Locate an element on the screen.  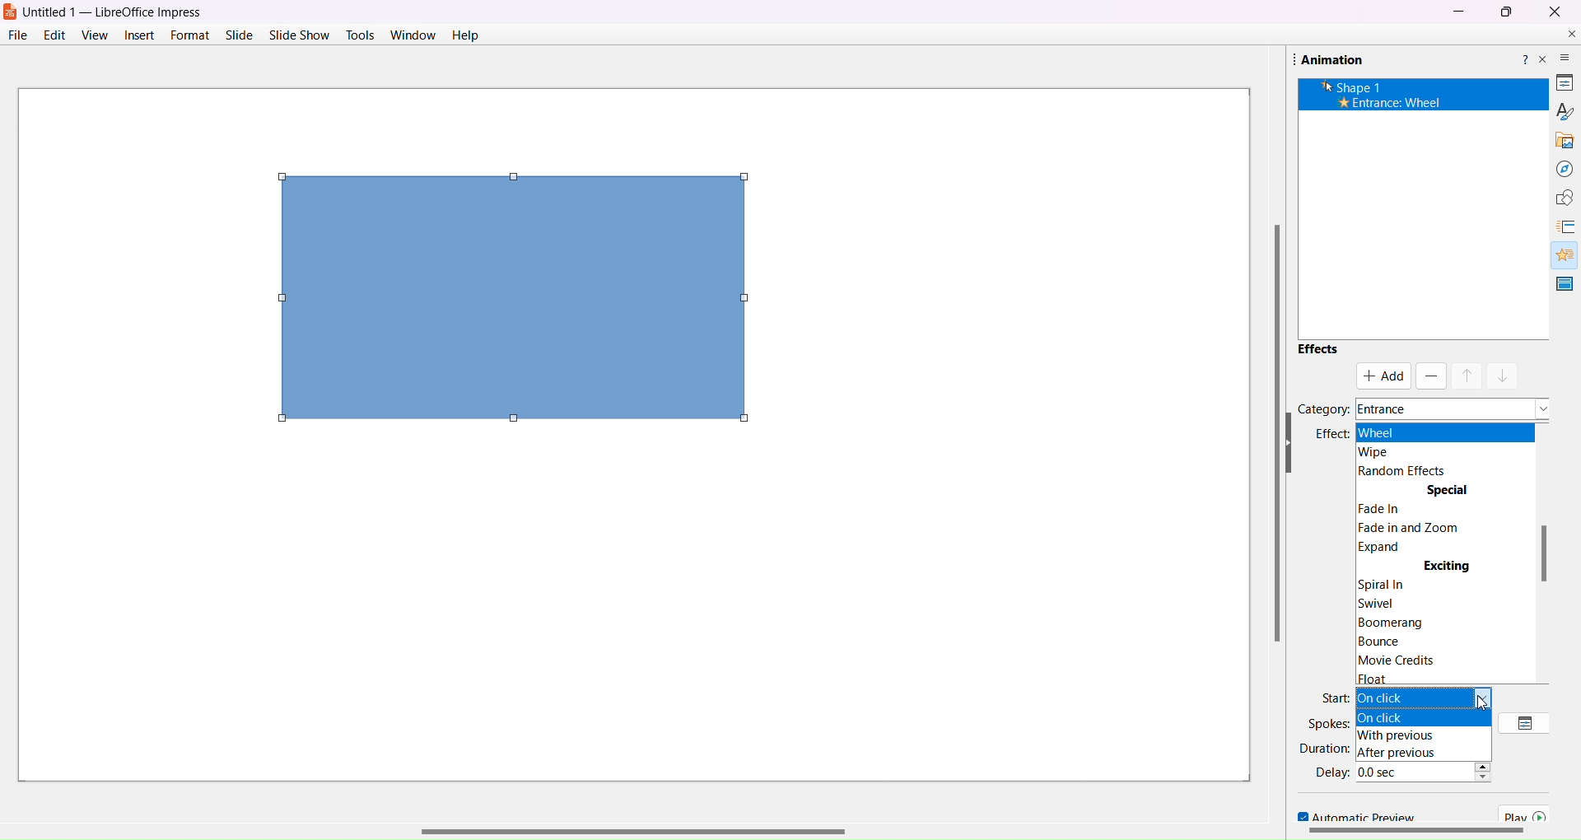
Names of Category is located at coordinates (1453, 404).